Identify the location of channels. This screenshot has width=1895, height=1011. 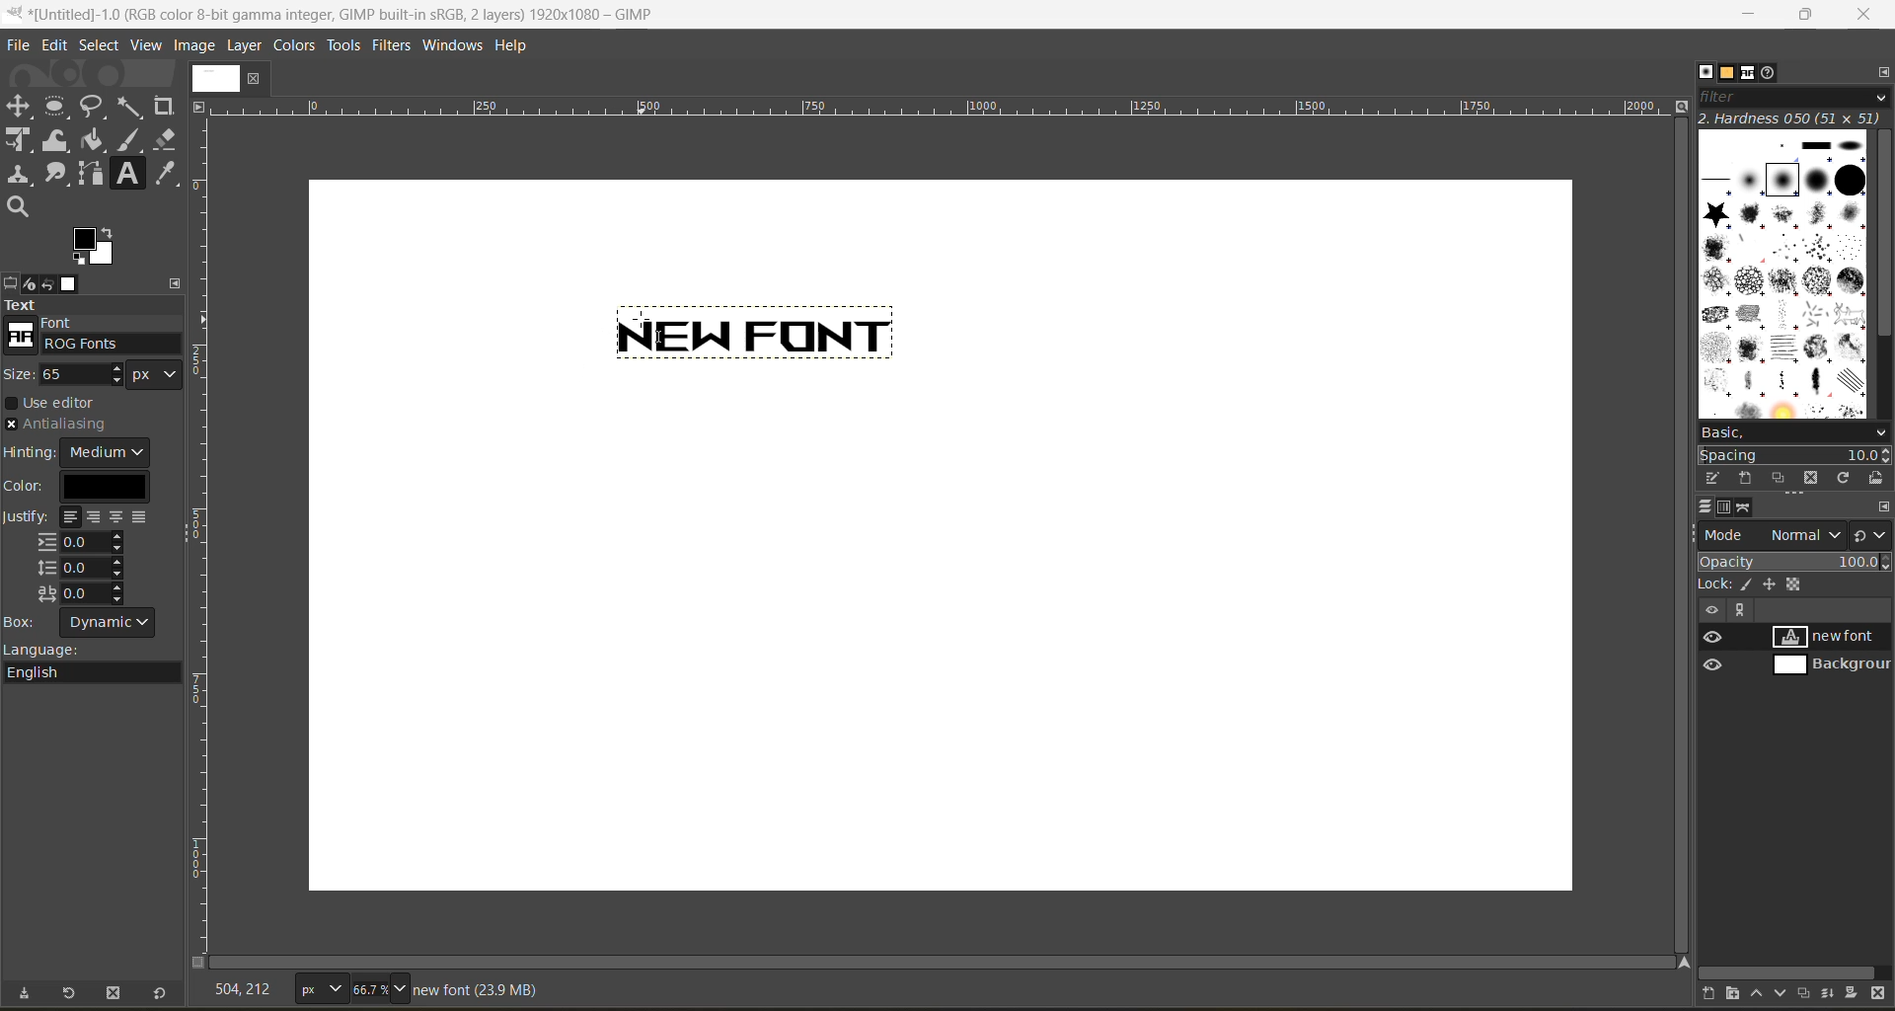
(1727, 509).